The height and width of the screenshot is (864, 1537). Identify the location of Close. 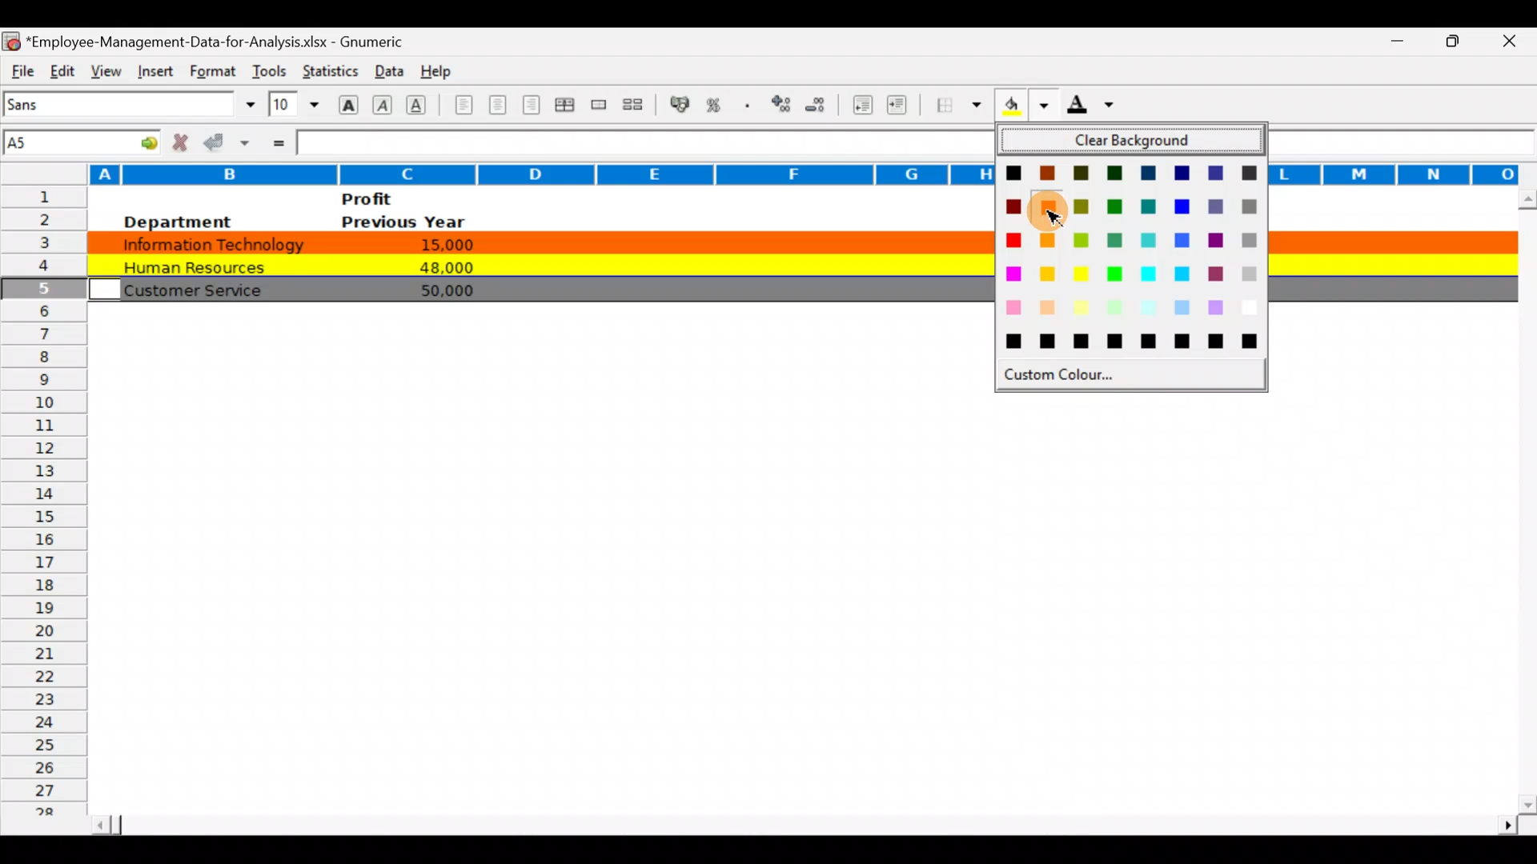
(1515, 42).